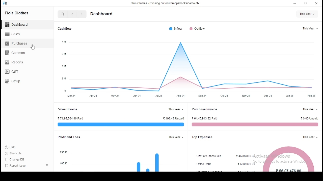  What do you see at coordinates (254, 124) in the screenshot?
I see `purchase invoice` at bounding box center [254, 124].